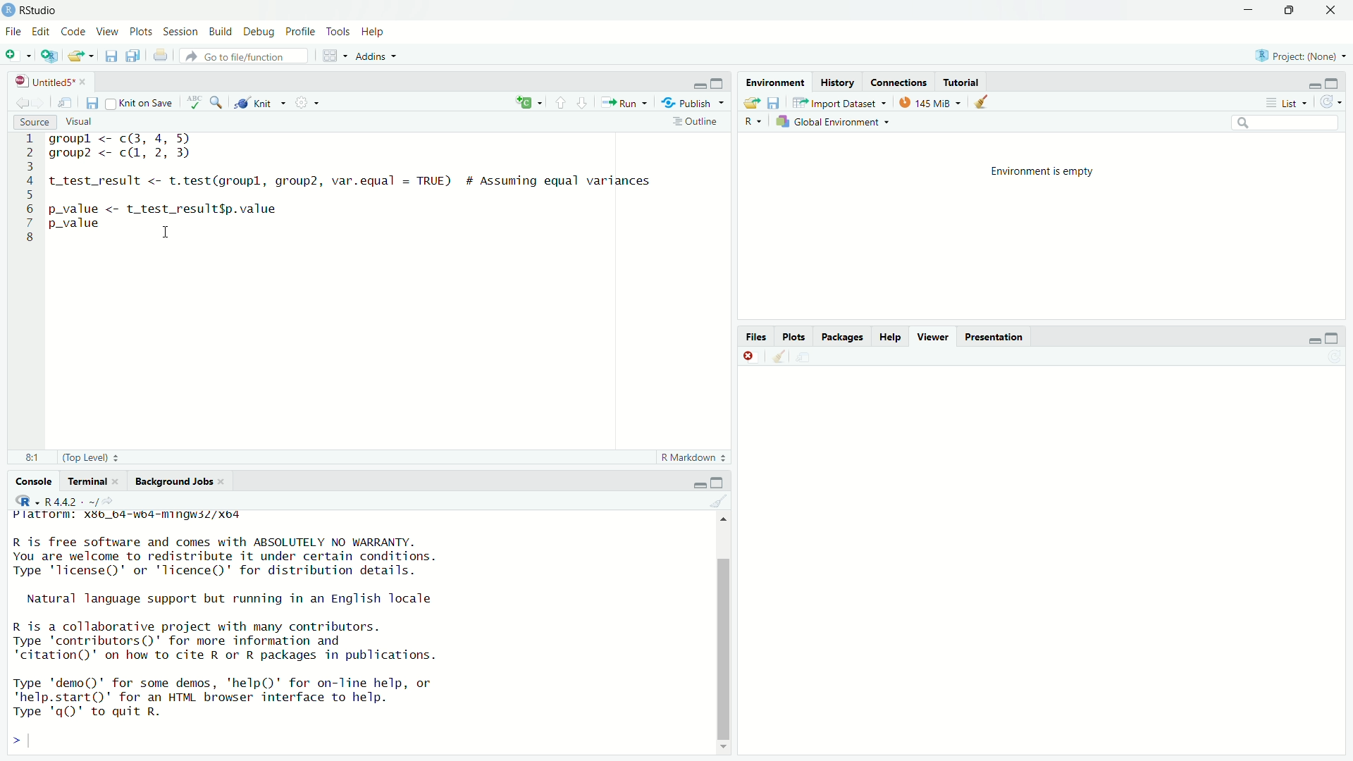  I want to click on Console, so click(34, 481).